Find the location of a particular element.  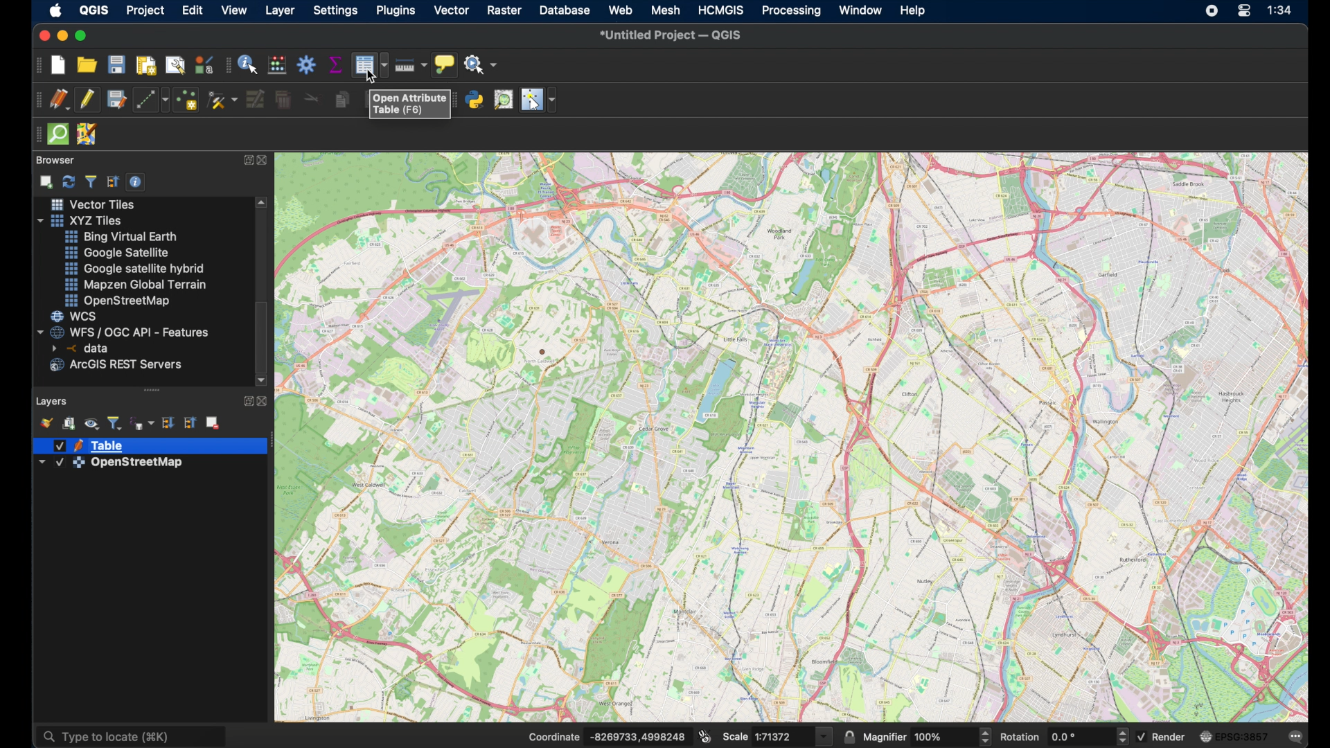

layer is located at coordinates (279, 10).